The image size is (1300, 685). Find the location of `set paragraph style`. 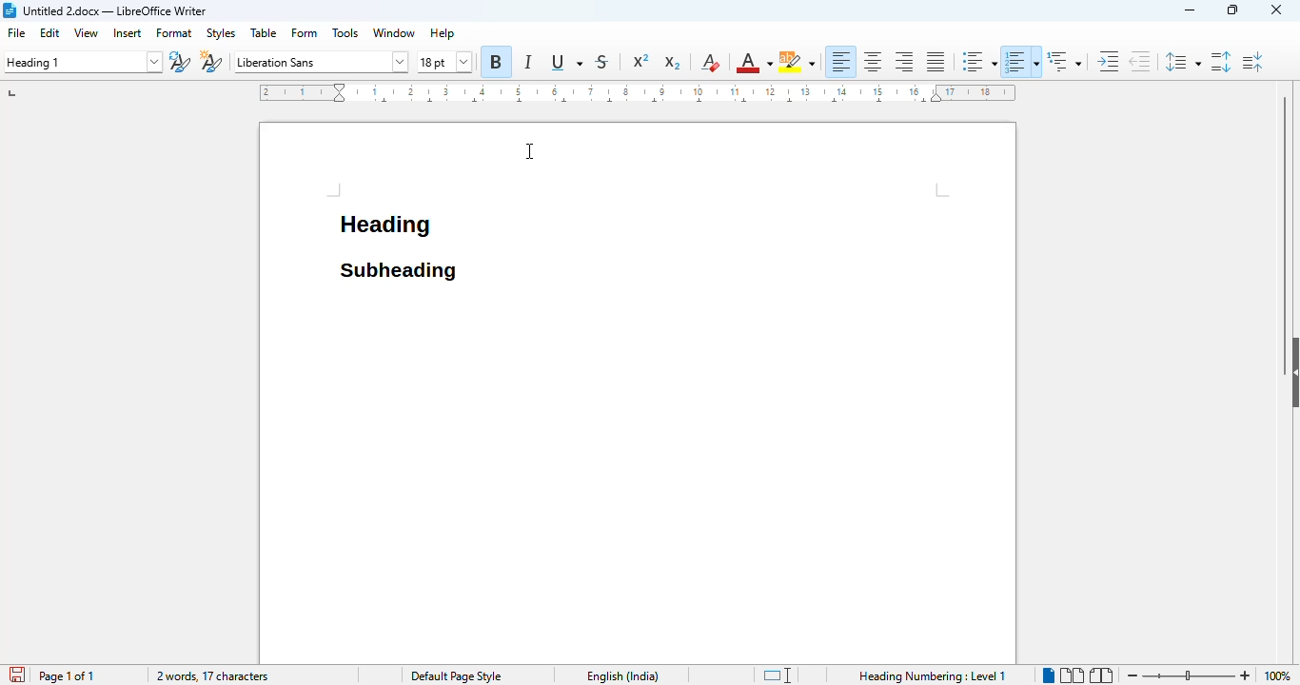

set paragraph style is located at coordinates (82, 62).